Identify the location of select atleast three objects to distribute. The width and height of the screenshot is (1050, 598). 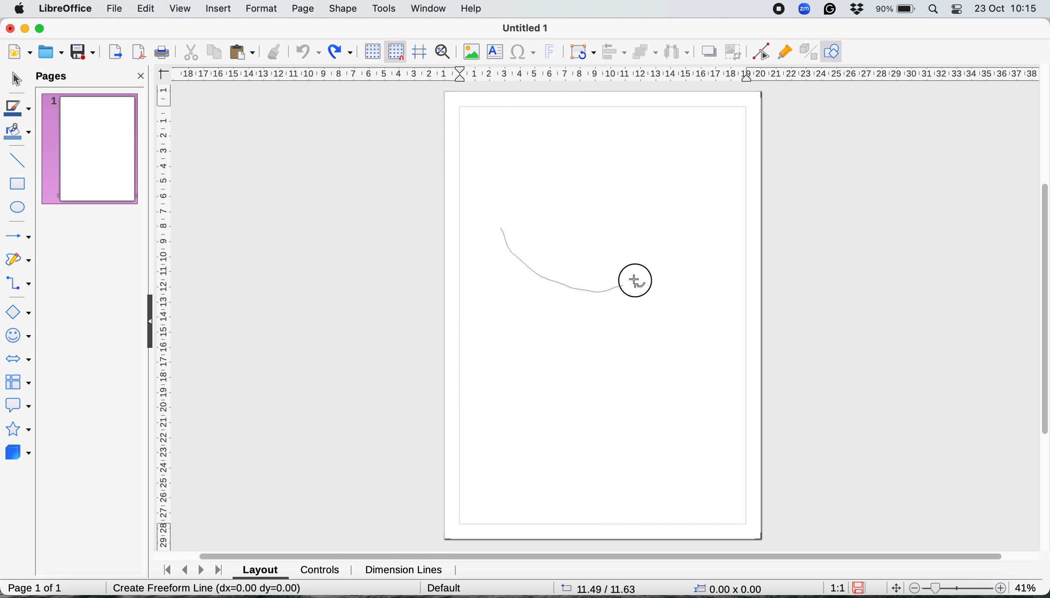
(677, 52).